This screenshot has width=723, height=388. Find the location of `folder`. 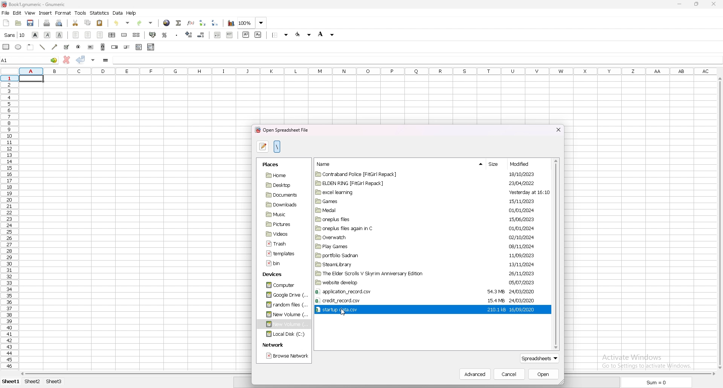

folder is located at coordinates (388, 229).